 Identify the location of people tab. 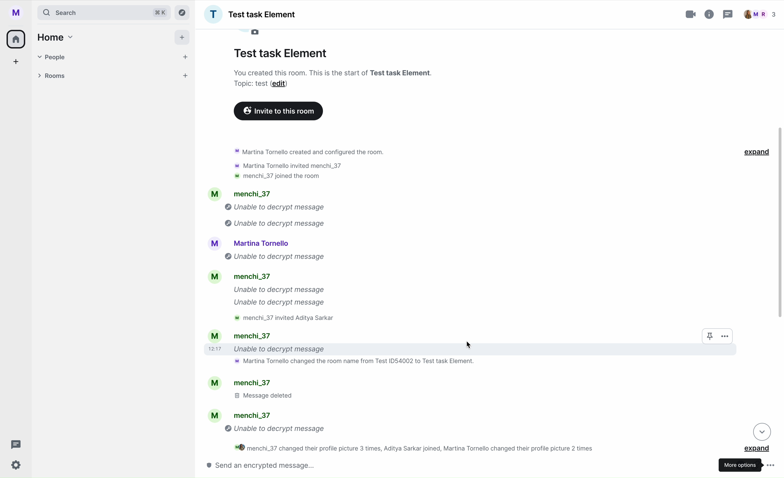
(114, 57).